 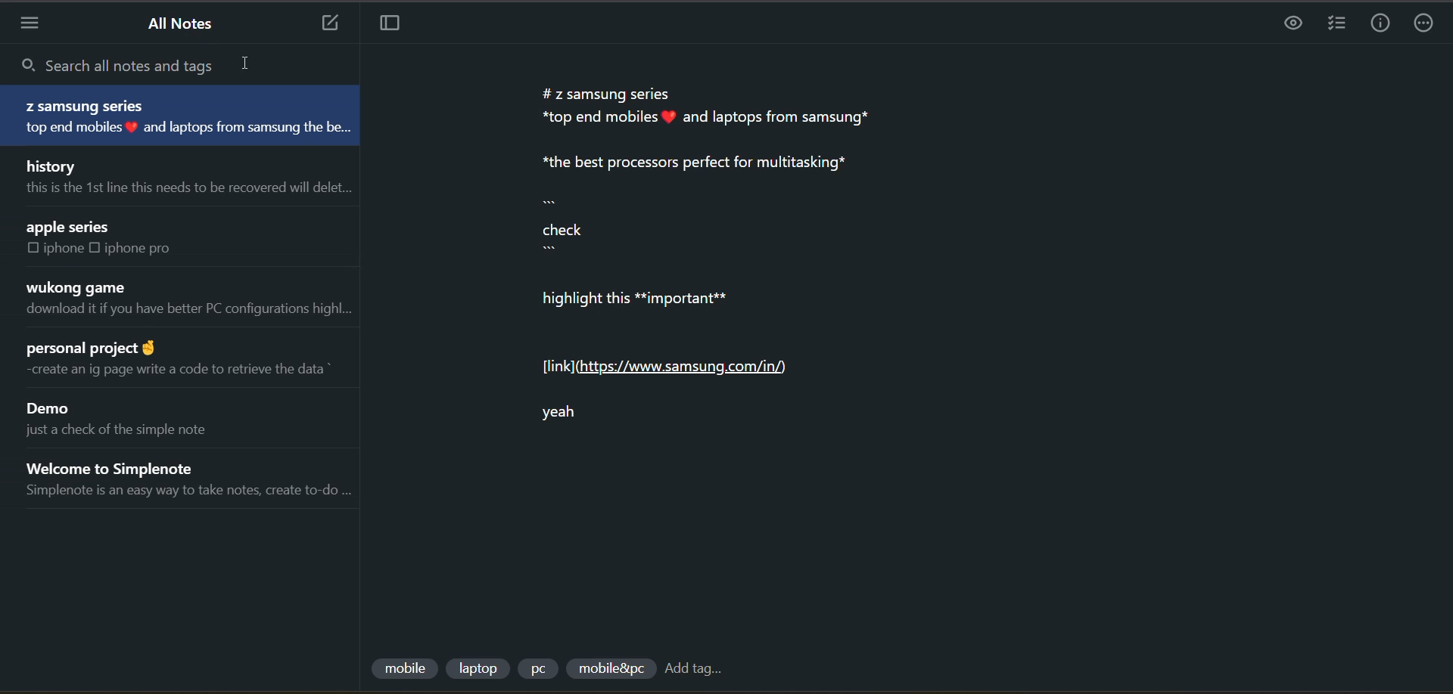 What do you see at coordinates (479, 666) in the screenshot?
I see `laptop` at bounding box center [479, 666].